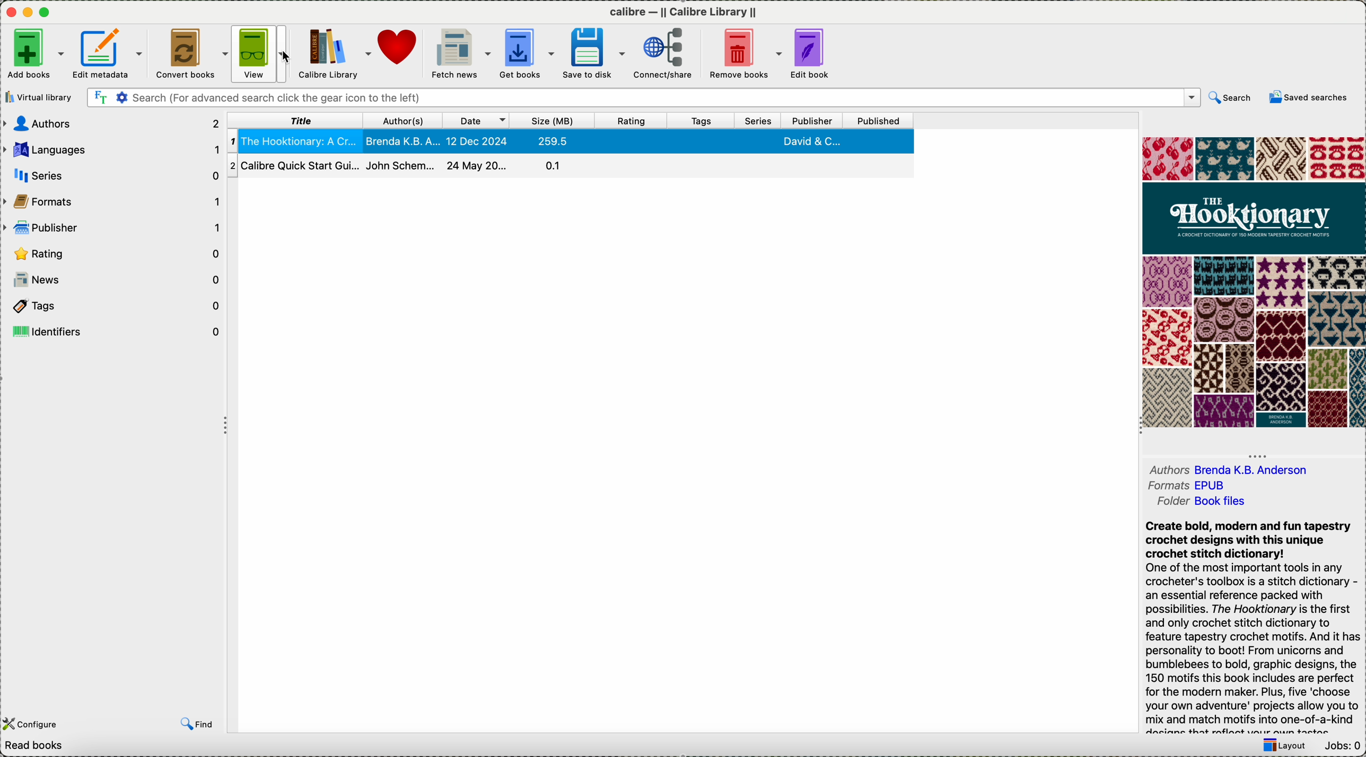 The height and width of the screenshot is (757, 1366). I want to click on date, so click(476, 120).